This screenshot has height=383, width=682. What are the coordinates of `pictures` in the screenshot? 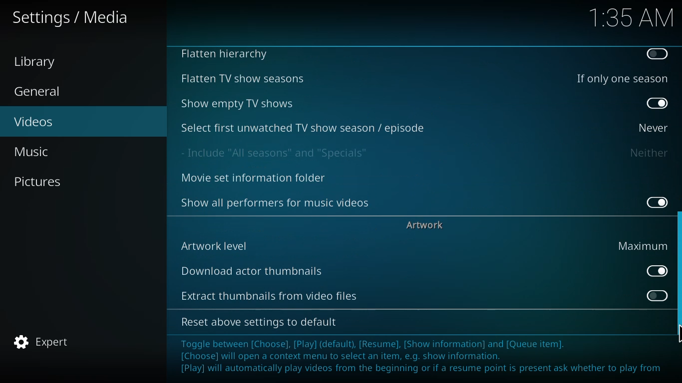 It's located at (39, 181).